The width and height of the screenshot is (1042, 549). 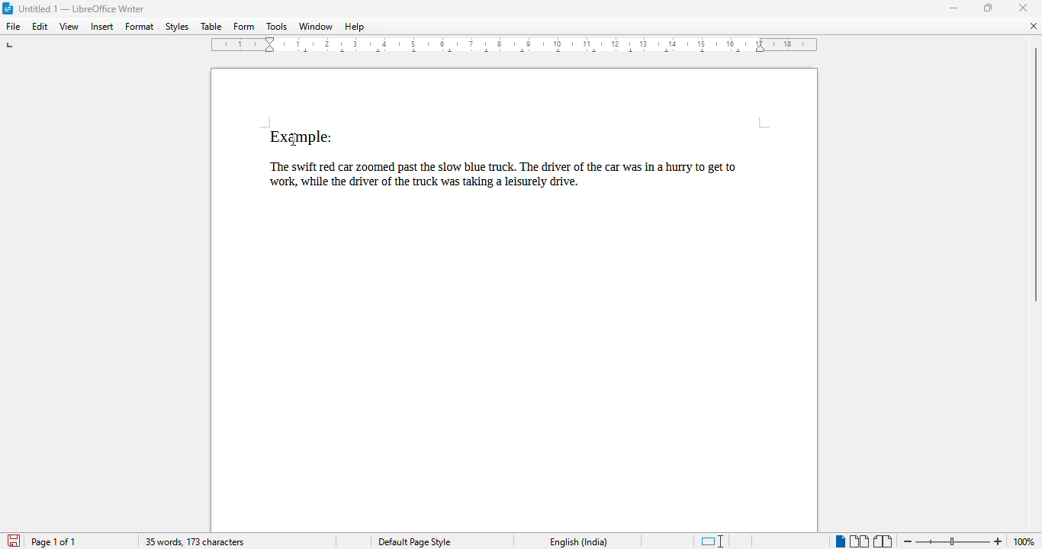 What do you see at coordinates (14, 27) in the screenshot?
I see `file` at bounding box center [14, 27].